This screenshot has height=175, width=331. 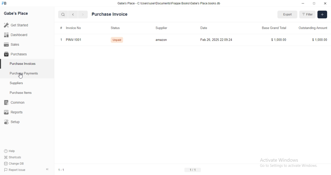 What do you see at coordinates (313, 28) in the screenshot?
I see `‘Outstanding Amount` at bounding box center [313, 28].